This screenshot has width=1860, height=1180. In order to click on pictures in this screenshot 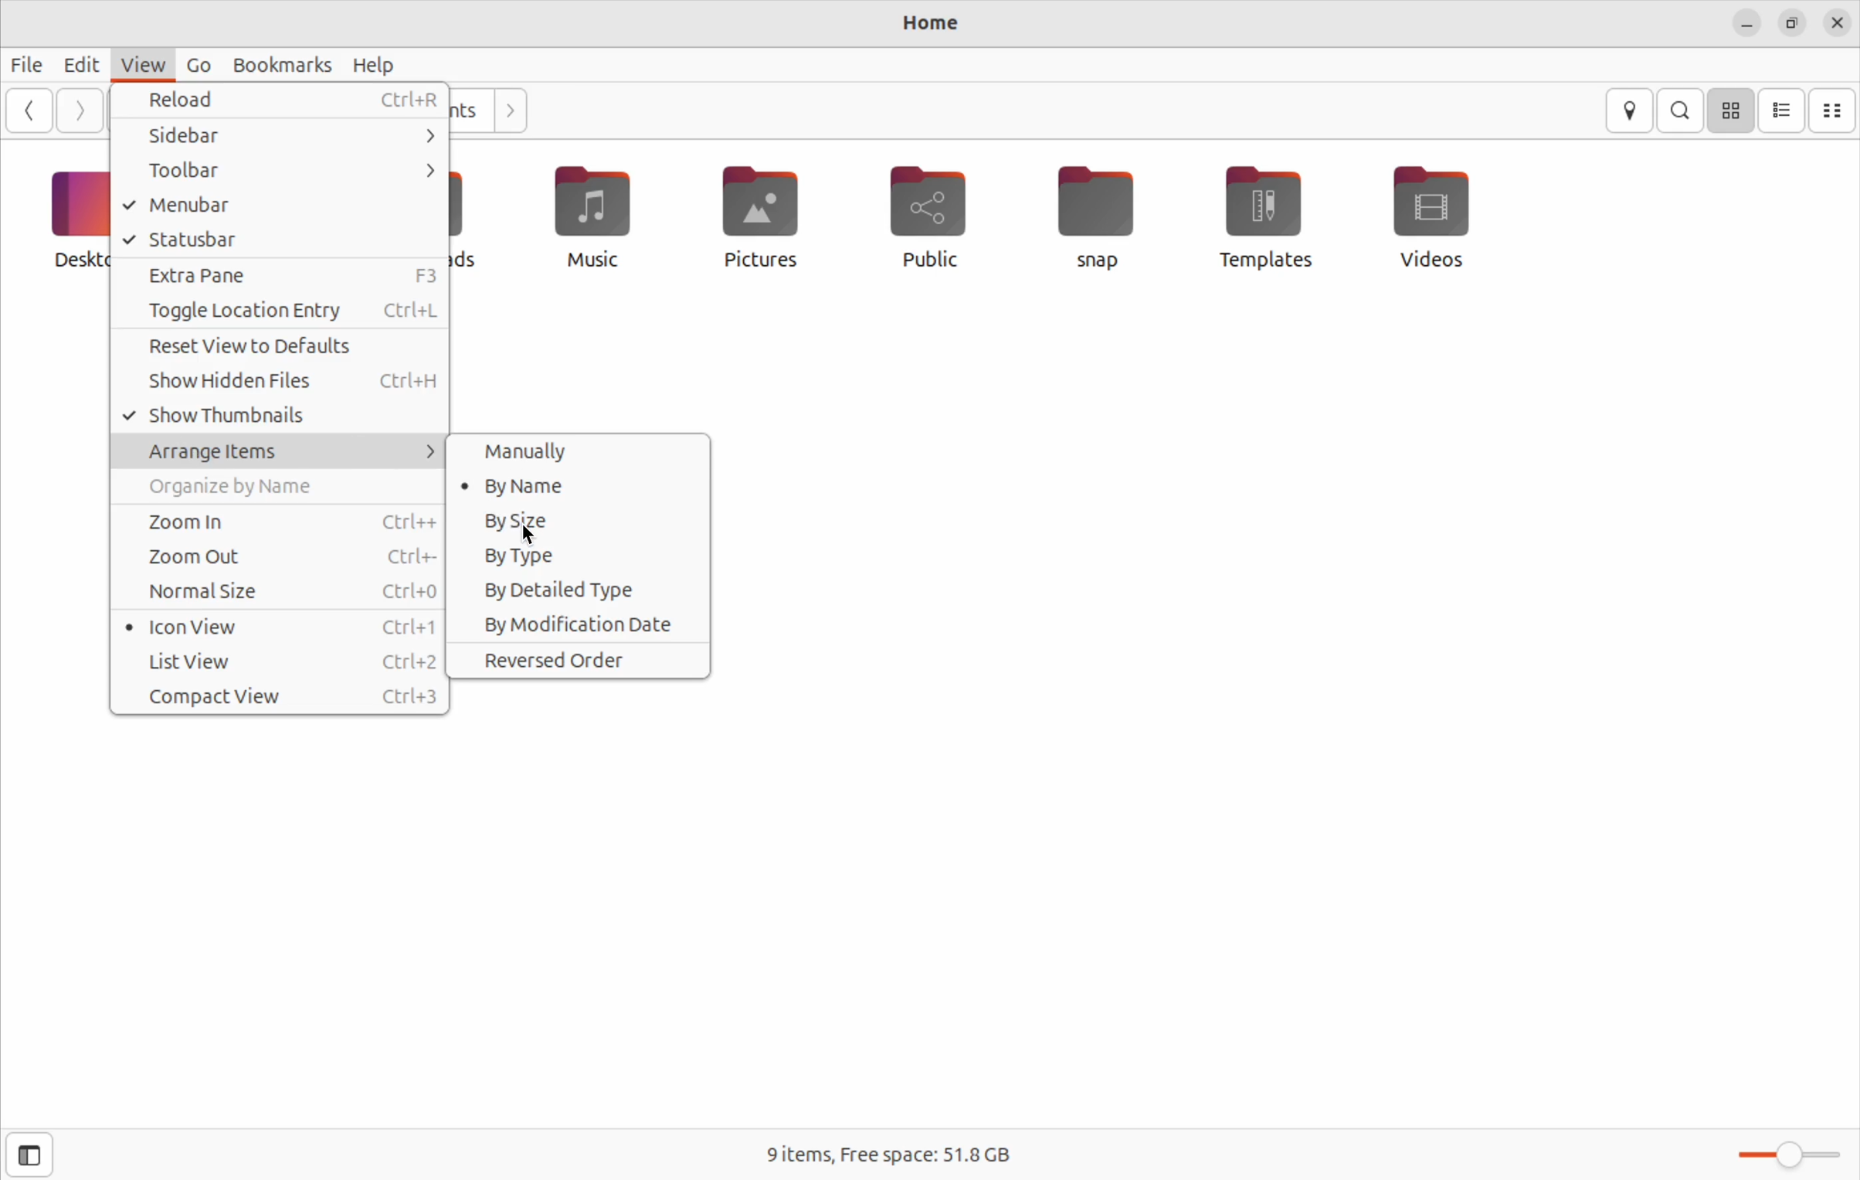, I will do `click(755, 219)`.